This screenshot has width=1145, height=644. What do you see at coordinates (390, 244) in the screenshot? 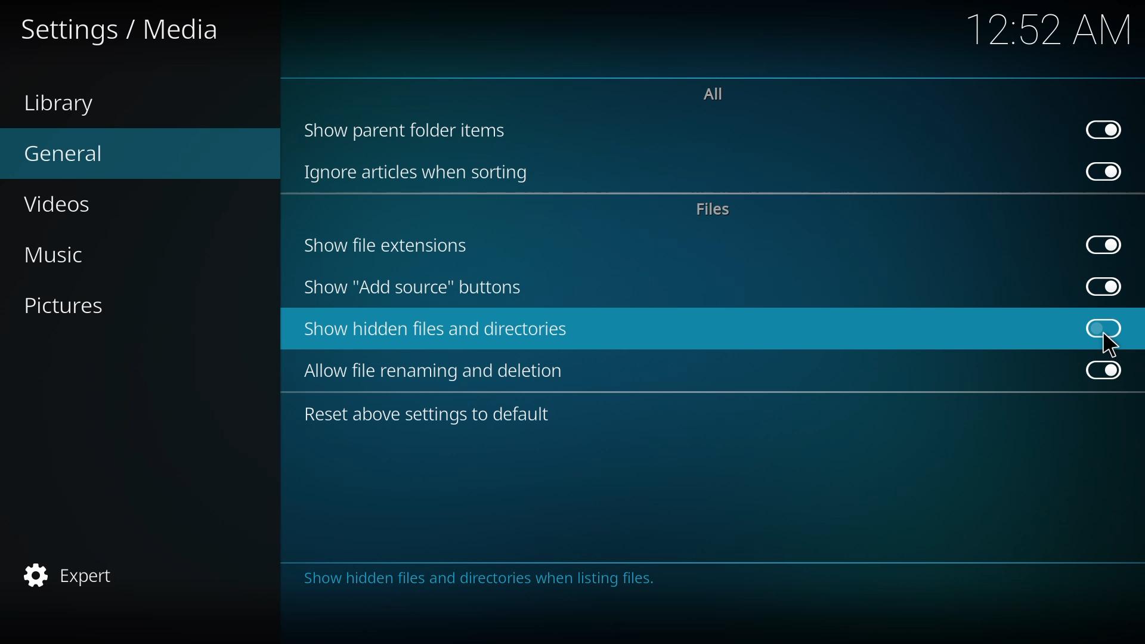
I see `show file extensions` at bounding box center [390, 244].